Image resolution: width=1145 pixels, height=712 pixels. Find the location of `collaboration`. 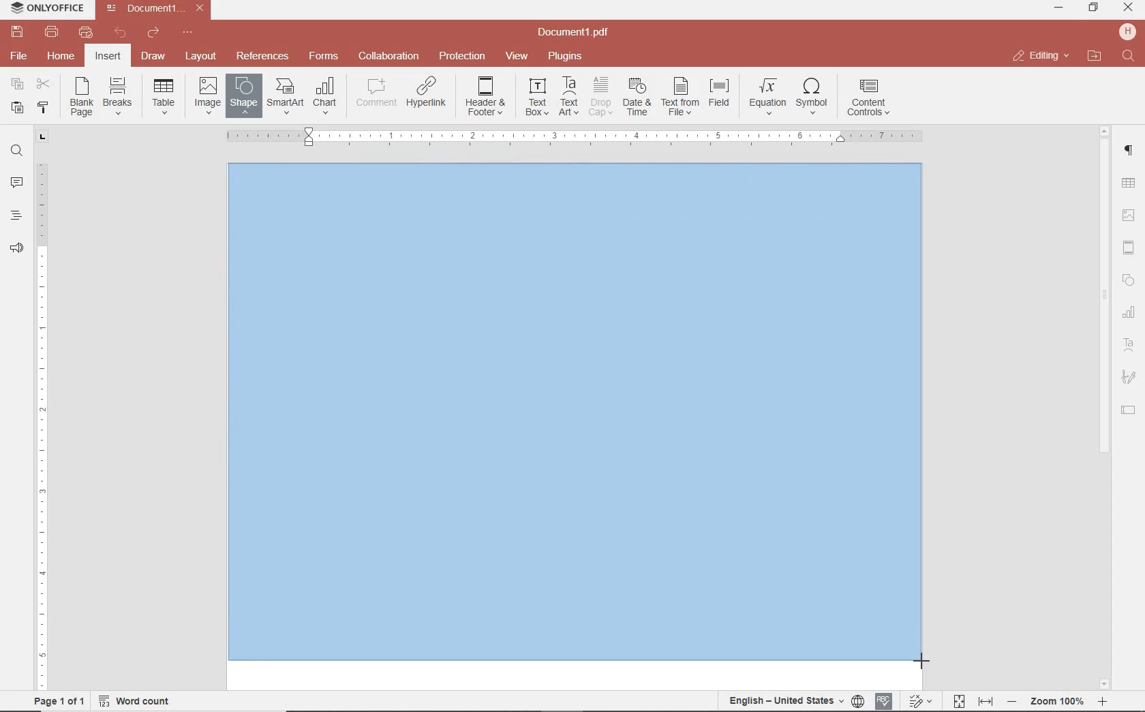

collaboration is located at coordinates (388, 57).